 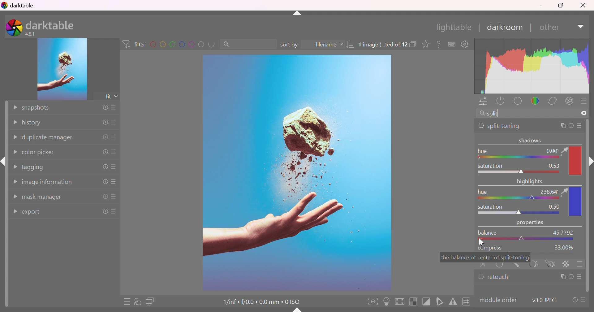 I want to click on 1/inf • f/0.0 • 0.0 mm • 0 ISO, so click(x=258, y=302).